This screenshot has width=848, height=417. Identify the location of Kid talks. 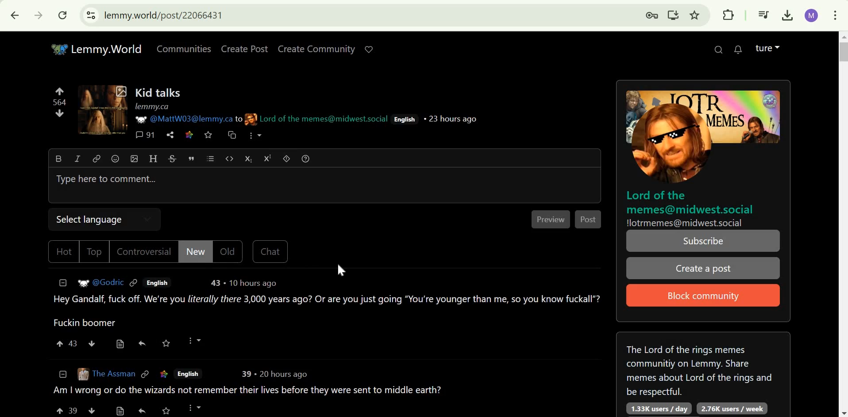
(158, 92).